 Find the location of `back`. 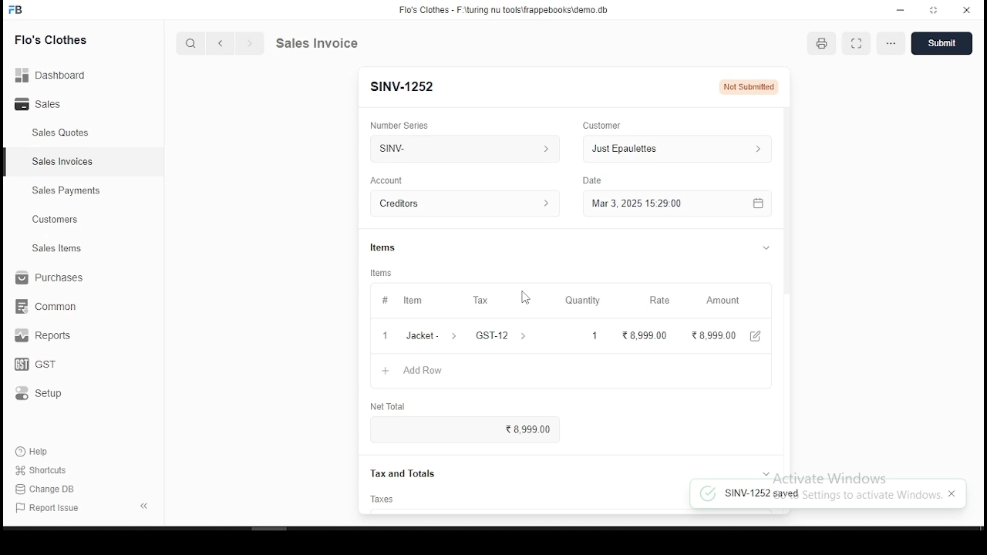

back is located at coordinates (218, 42).